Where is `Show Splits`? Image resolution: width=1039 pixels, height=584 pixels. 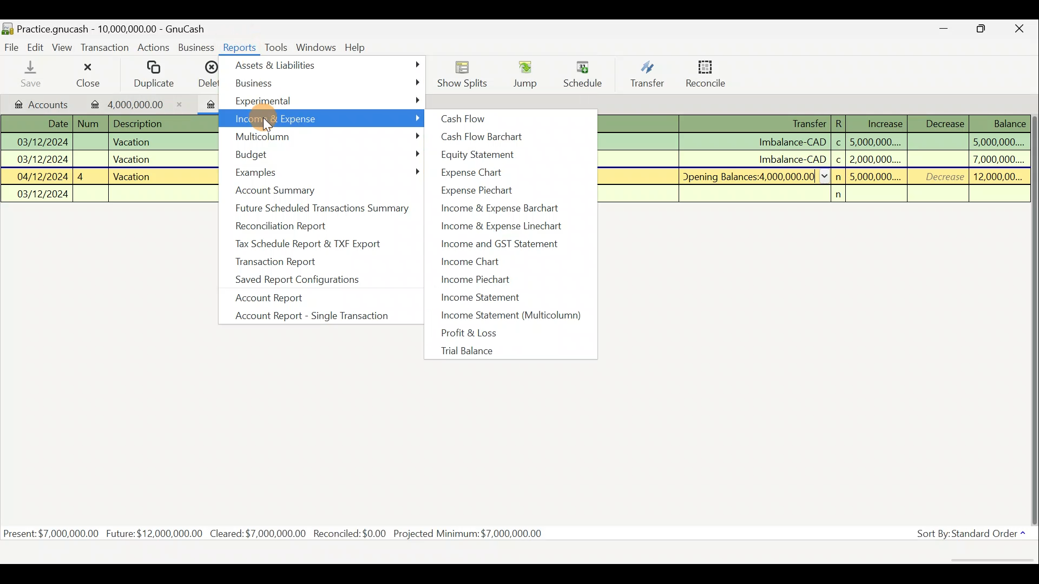
Show Splits is located at coordinates (463, 74).